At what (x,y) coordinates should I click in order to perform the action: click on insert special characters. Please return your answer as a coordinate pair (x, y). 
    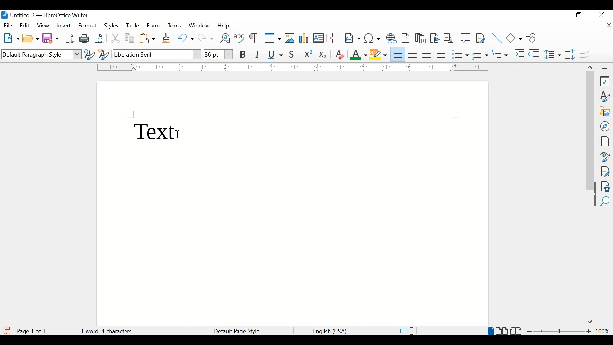
    Looking at the image, I should click on (372, 38).